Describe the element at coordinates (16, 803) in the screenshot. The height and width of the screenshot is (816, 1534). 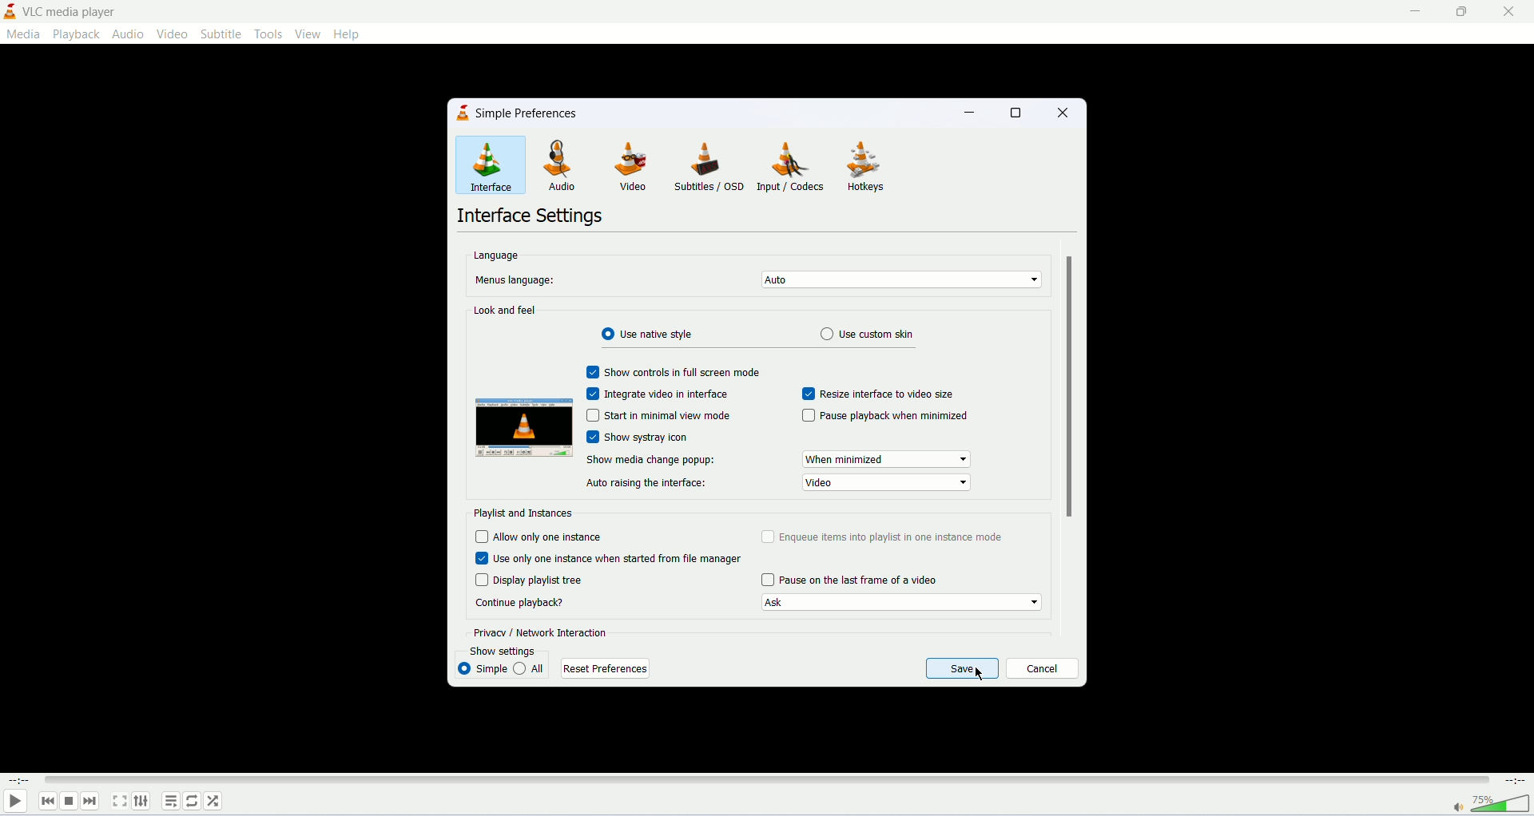
I see `play/pause` at that location.